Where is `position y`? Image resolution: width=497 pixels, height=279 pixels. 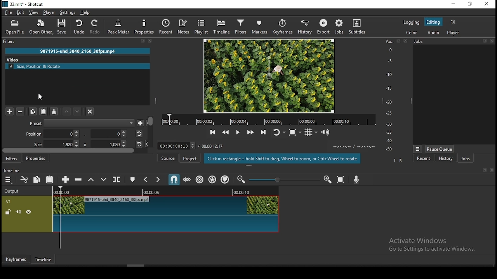 position y is located at coordinates (108, 134).